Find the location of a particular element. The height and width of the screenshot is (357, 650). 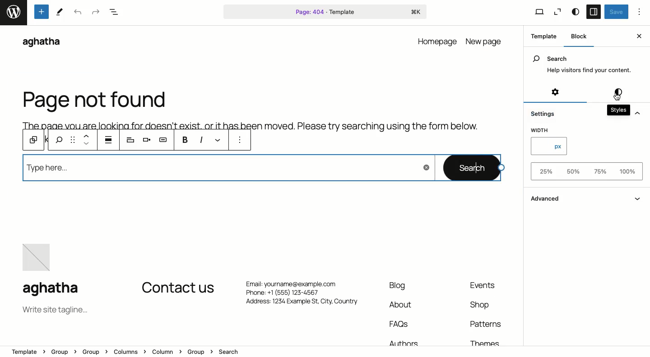

More is located at coordinates (242, 141).